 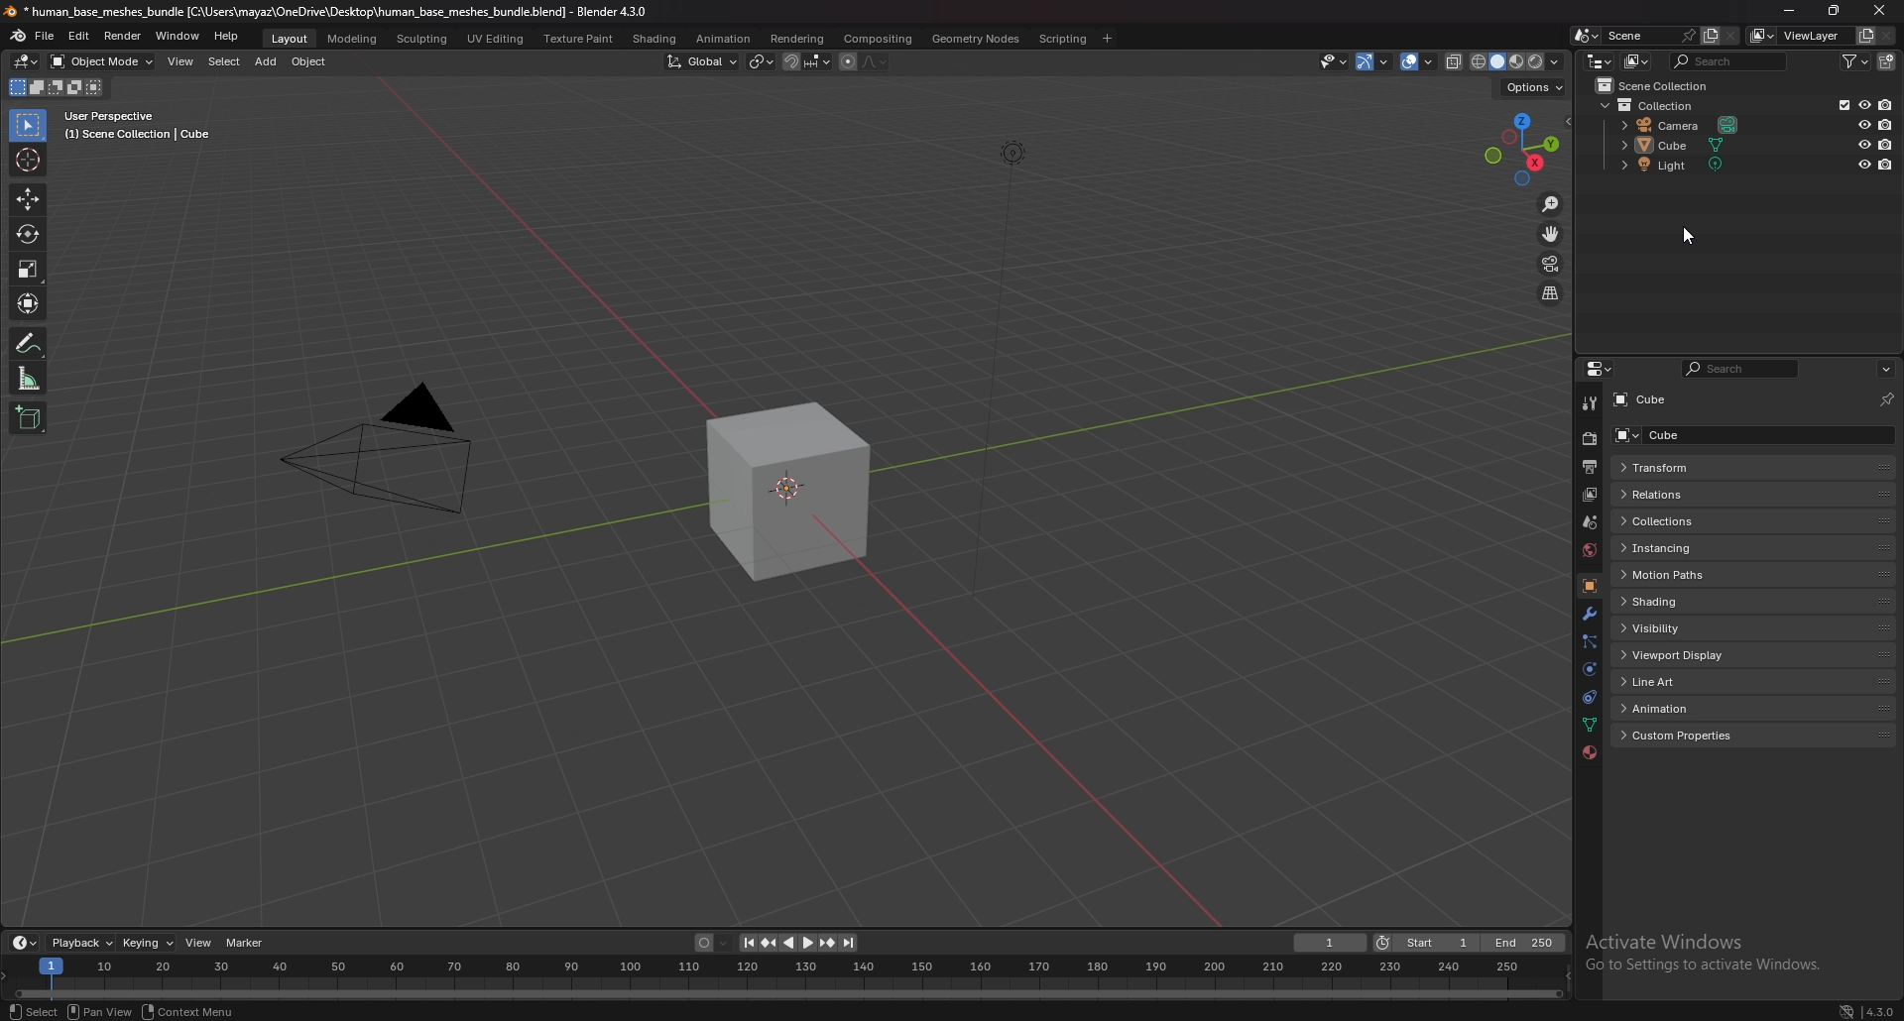 What do you see at coordinates (266, 61) in the screenshot?
I see `add` at bounding box center [266, 61].